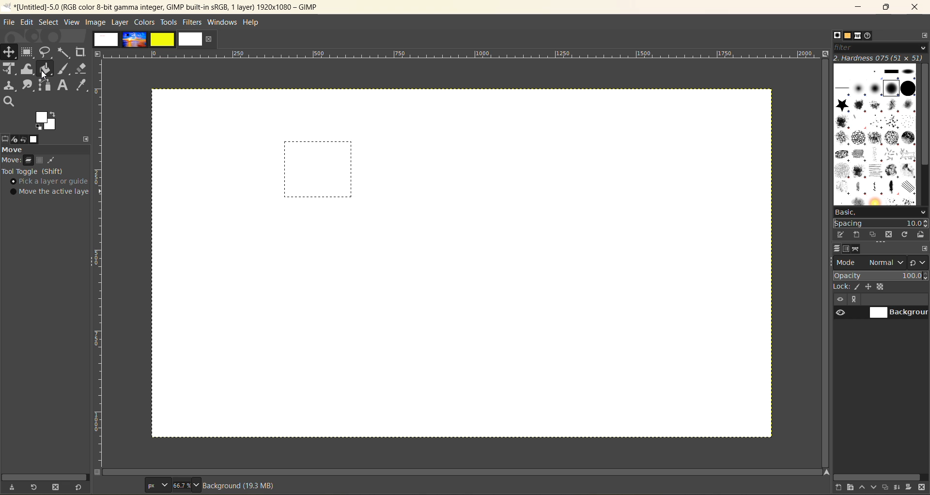 This screenshot has height=495, width=930. I want to click on close, so click(917, 7).